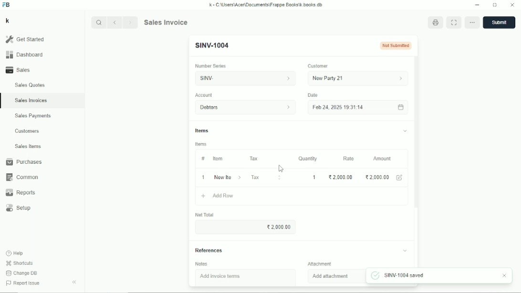 This screenshot has width=521, height=293. Describe the element at coordinates (417, 135) in the screenshot. I see `Vertical scrollbar` at that location.